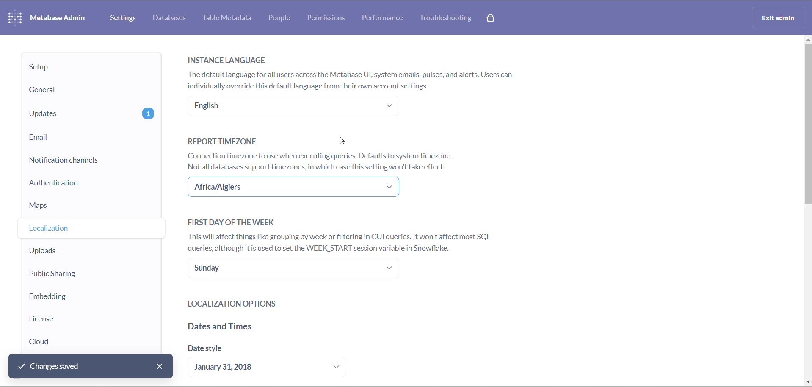 The width and height of the screenshot is (812, 387). I want to click on PERMISSIONS, so click(329, 19).